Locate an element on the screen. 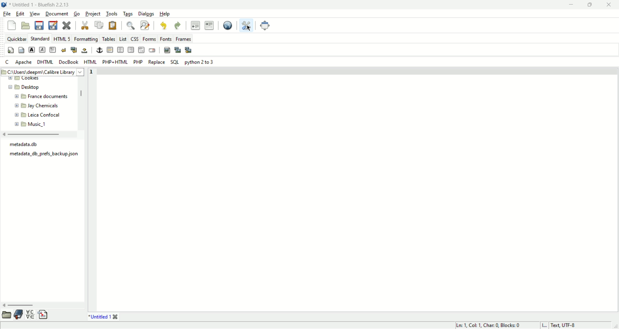  cut is located at coordinates (85, 26).